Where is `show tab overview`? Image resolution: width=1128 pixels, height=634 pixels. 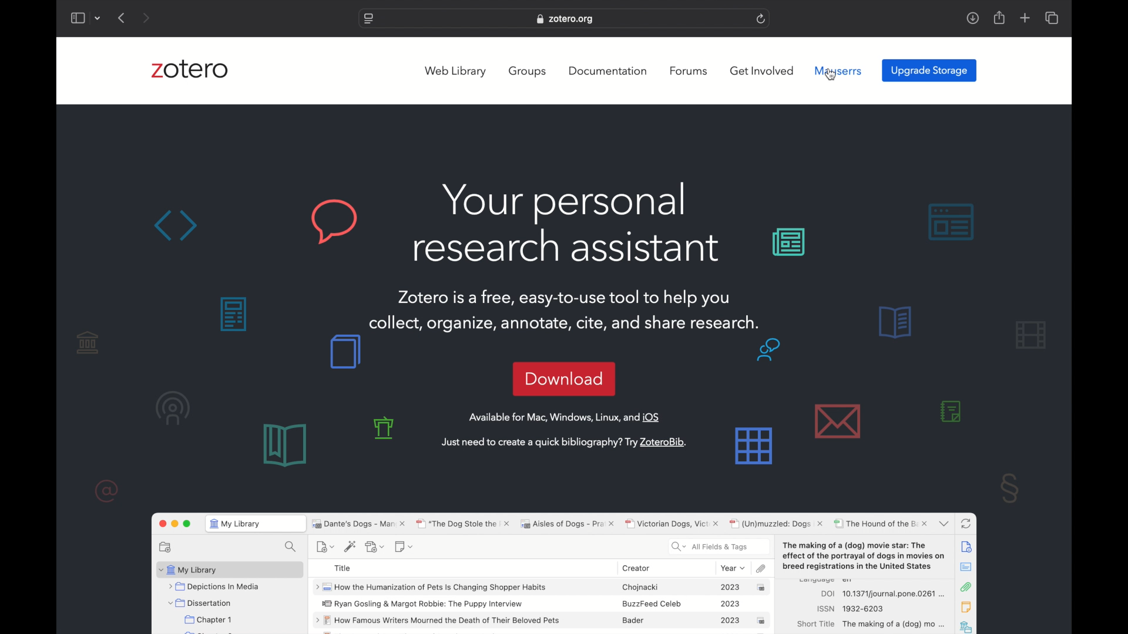 show tab overview is located at coordinates (1053, 19).